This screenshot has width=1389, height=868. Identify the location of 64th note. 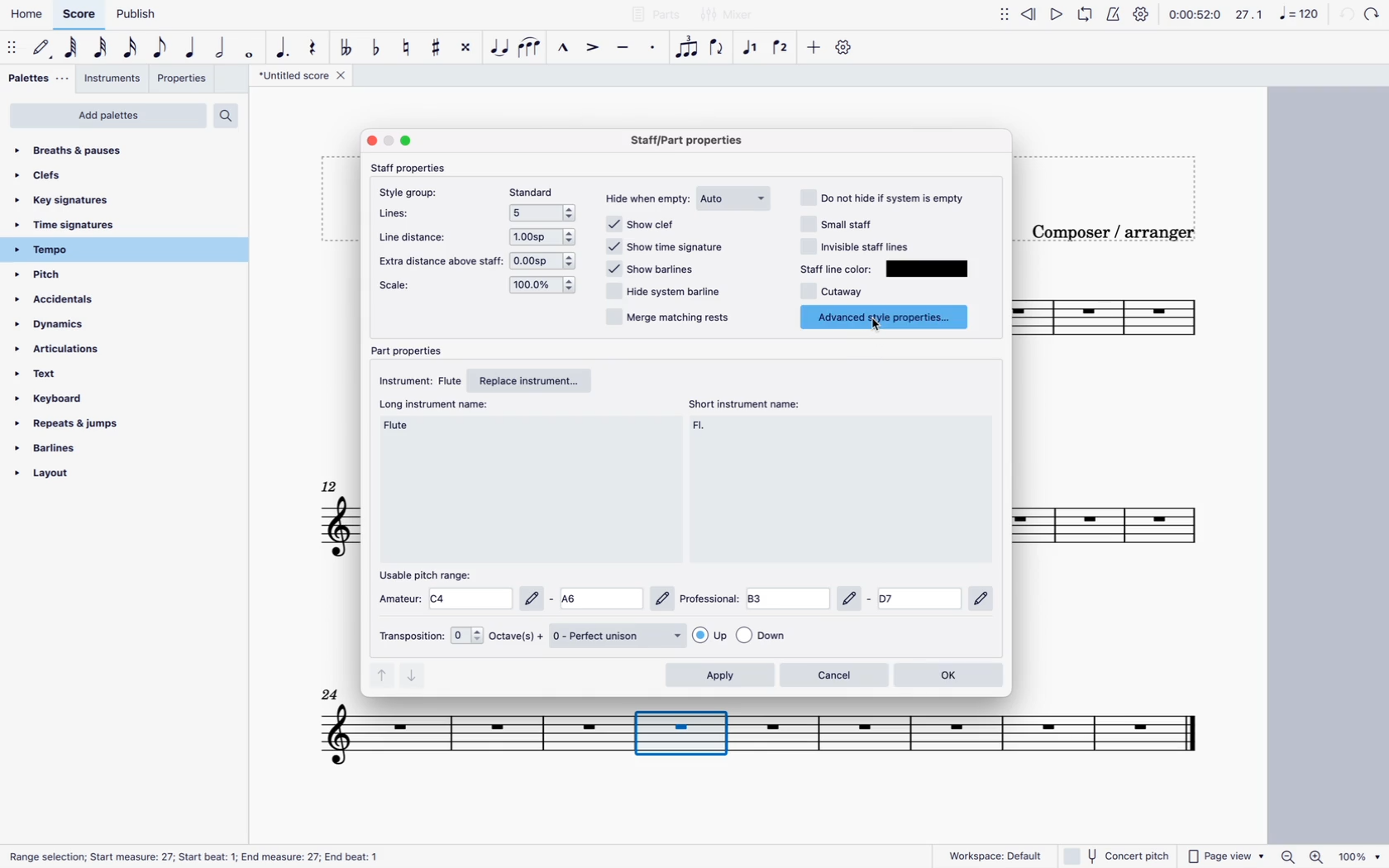
(73, 48).